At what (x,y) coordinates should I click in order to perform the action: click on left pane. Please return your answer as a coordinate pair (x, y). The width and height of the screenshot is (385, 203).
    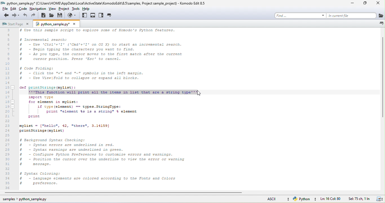
    Looking at the image, I should click on (84, 17).